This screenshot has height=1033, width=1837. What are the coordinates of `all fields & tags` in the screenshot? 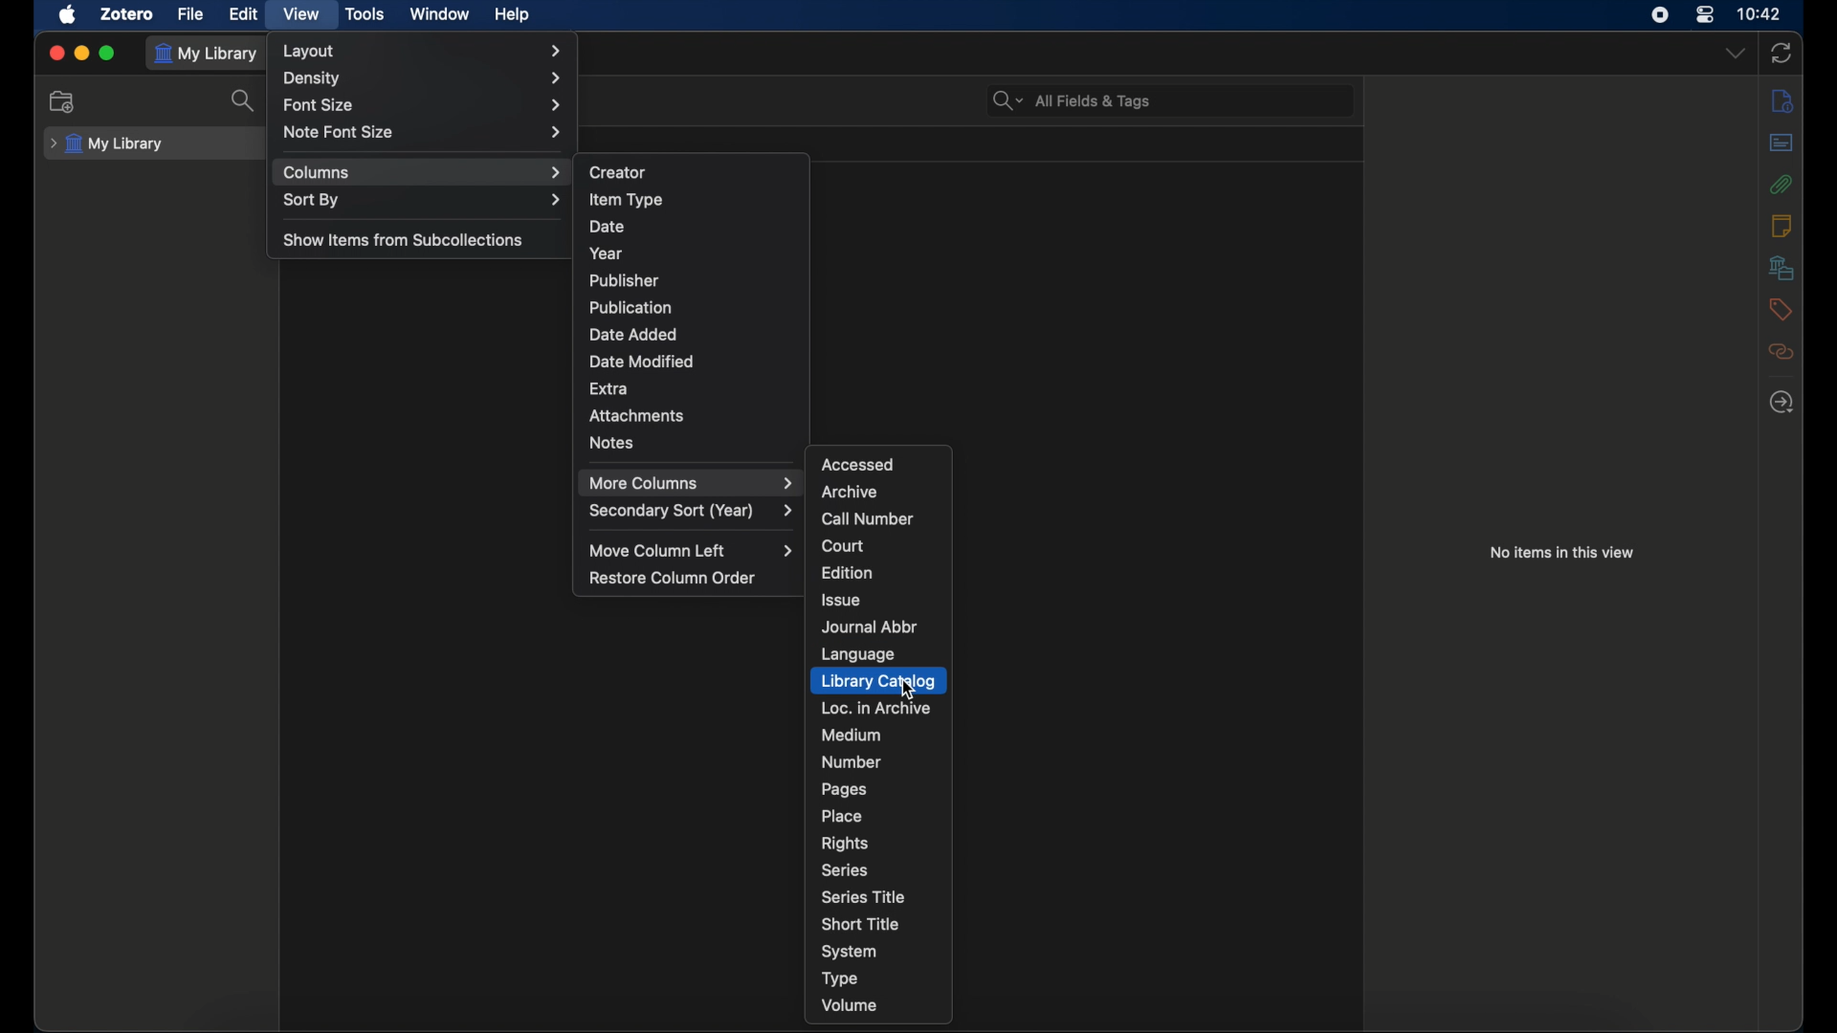 It's located at (1072, 101).